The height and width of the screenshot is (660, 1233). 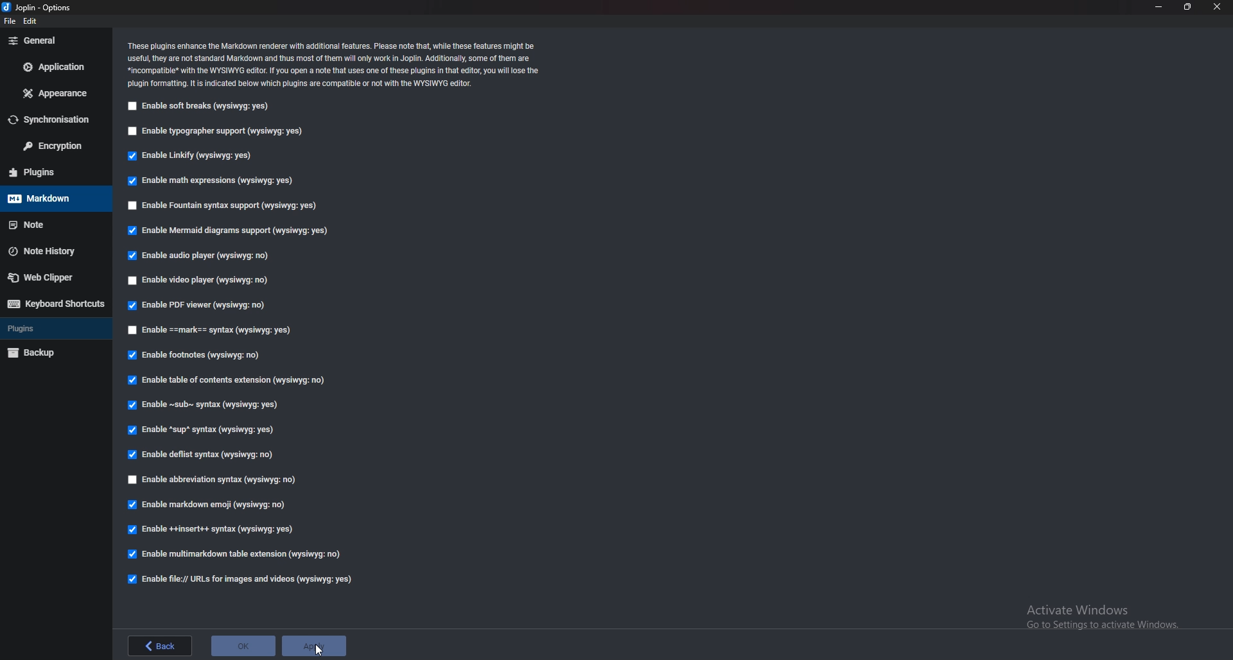 I want to click on Activate Windows
Go to Settings to activate Windows., so click(x=1096, y=614).